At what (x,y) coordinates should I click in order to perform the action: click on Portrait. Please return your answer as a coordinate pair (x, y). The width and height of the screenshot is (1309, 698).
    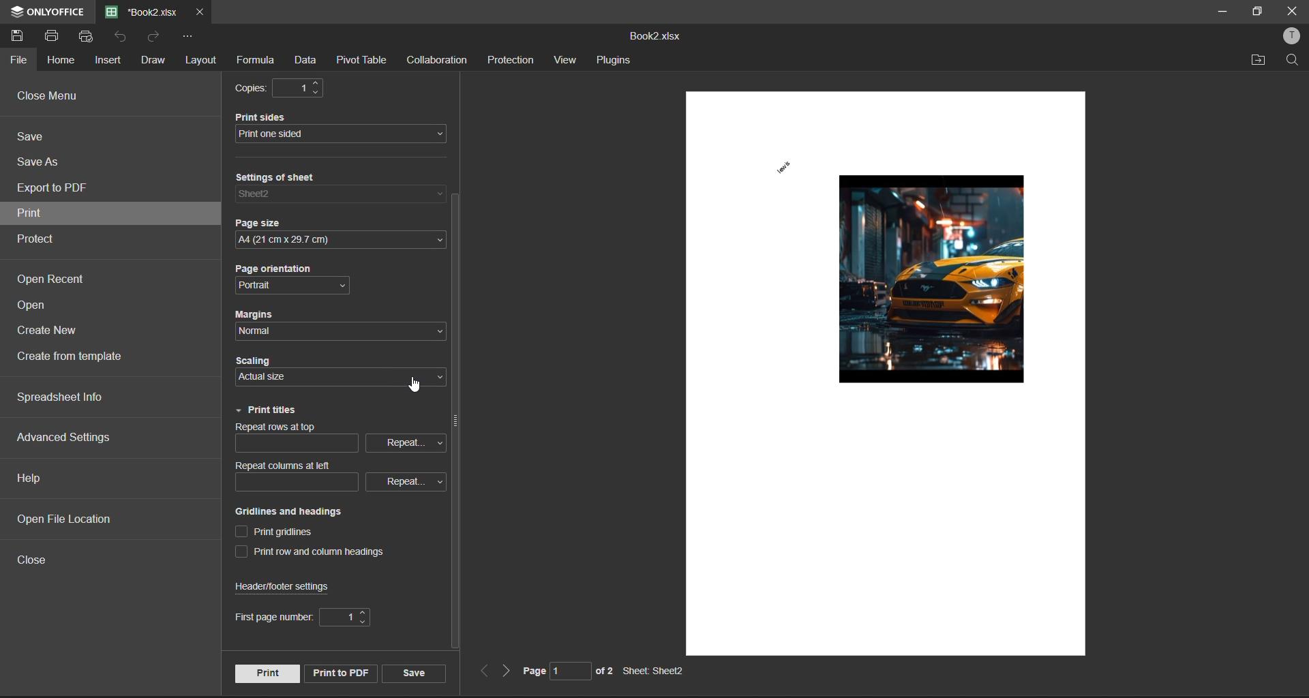
    Looking at the image, I should click on (271, 286).